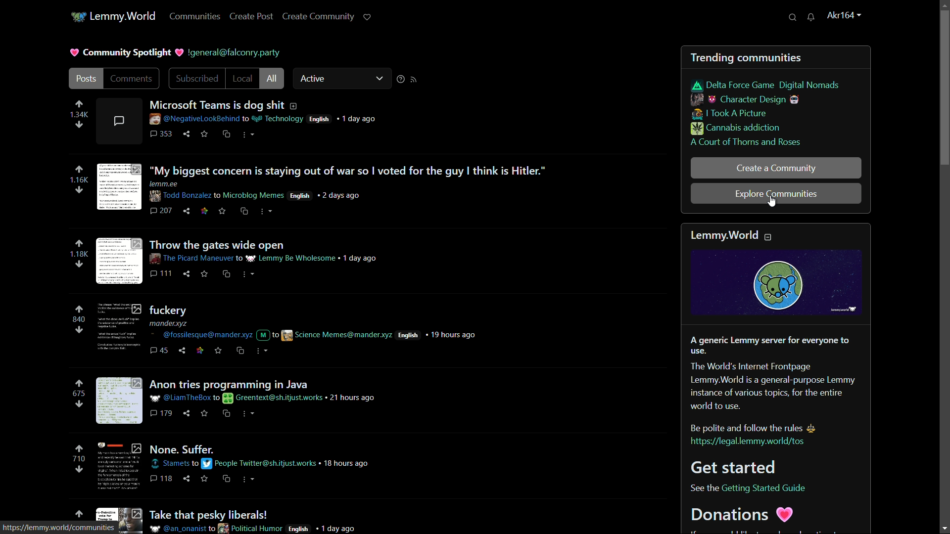 This screenshot has height=534, width=950. What do you see at coordinates (79, 319) in the screenshot?
I see `number of votes` at bounding box center [79, 319].